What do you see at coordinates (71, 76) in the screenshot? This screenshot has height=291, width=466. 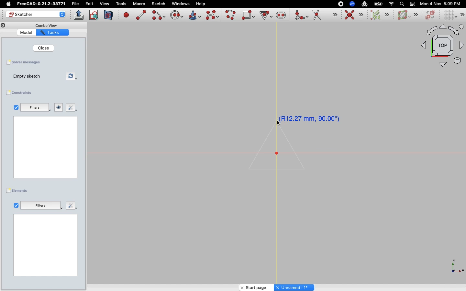 I see `Swap` at bounding box center [71, 76].